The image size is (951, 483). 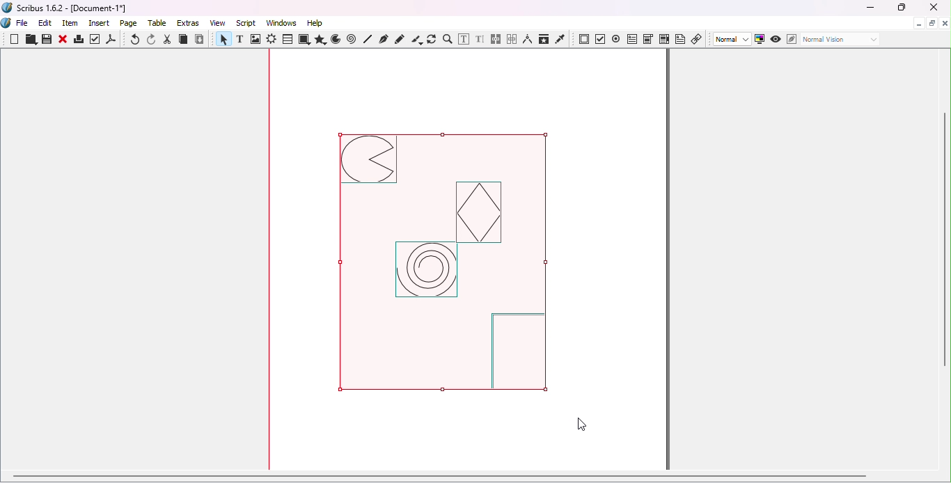 What do you see at coordinates (900, 8) in the screenshot?
I see `Maximize` at bounding box center [900, 8].